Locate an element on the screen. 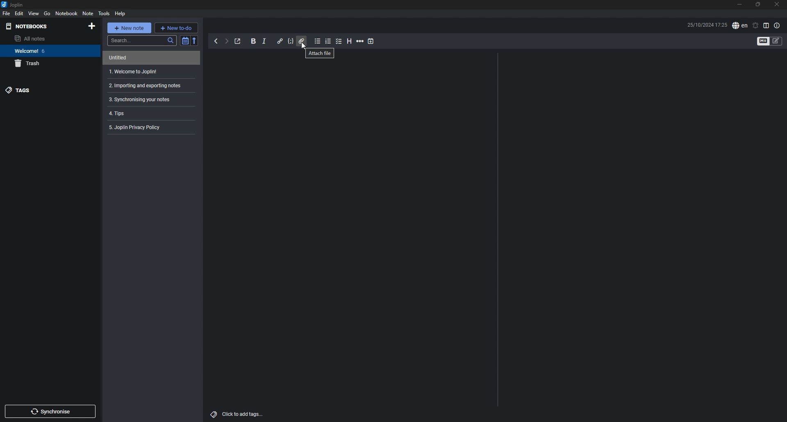 The image size is (787, 422). joplin is located at coordinates (12, 4).